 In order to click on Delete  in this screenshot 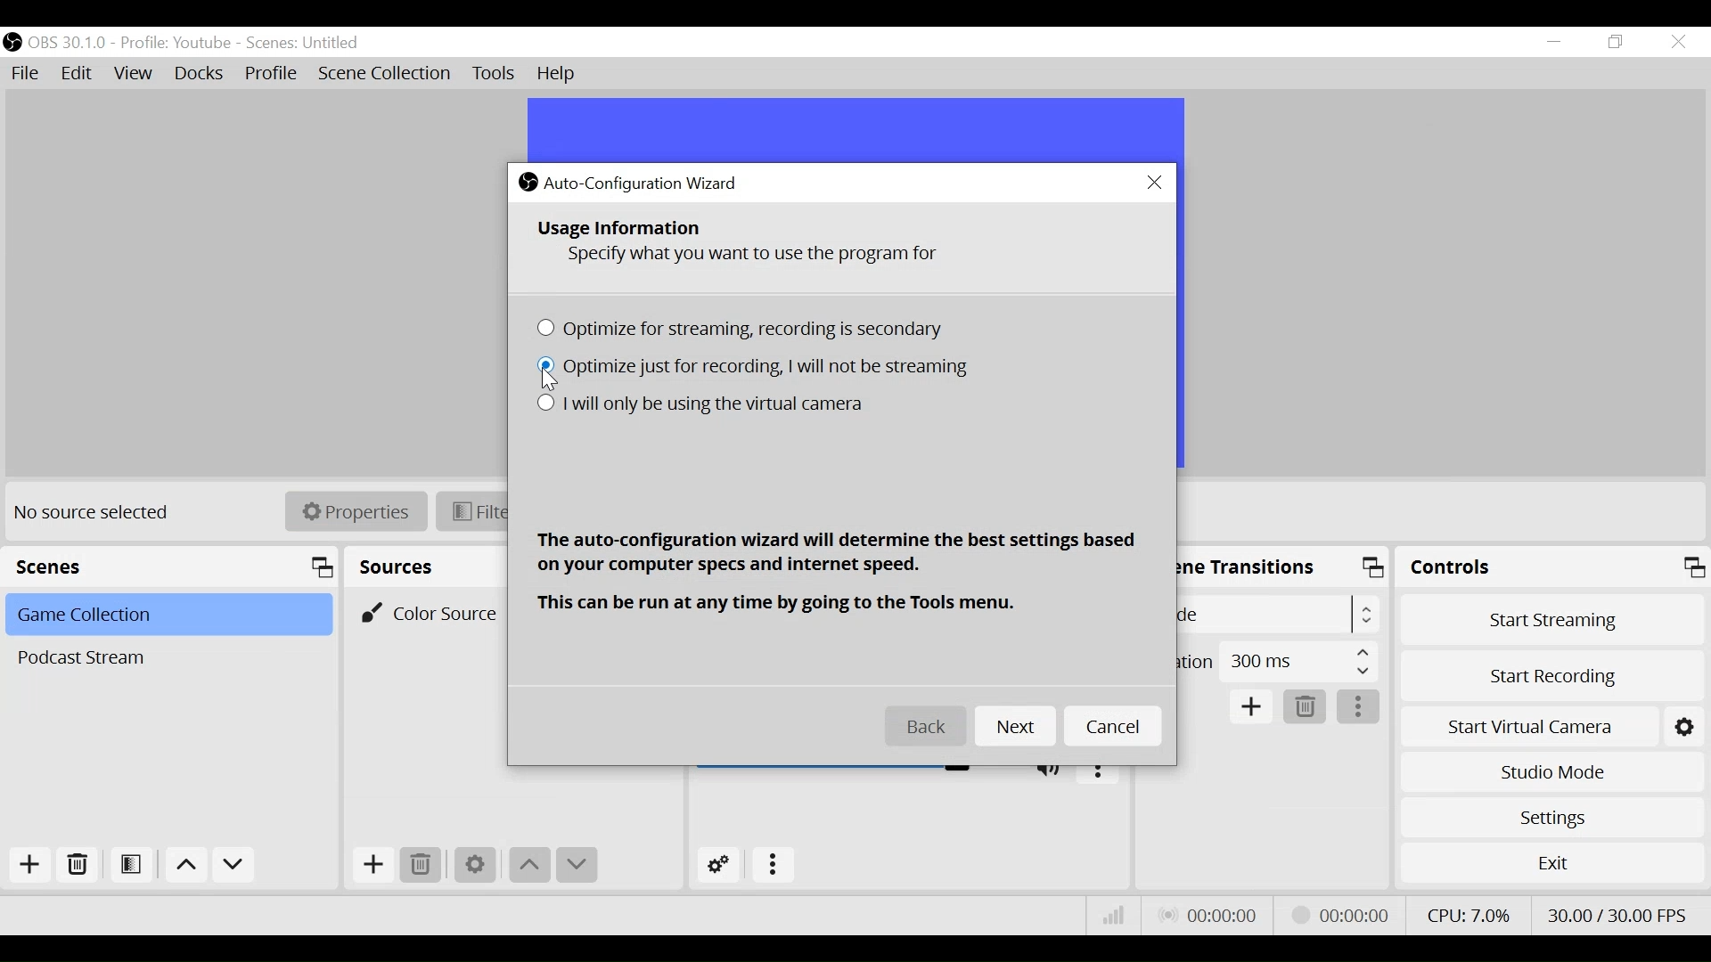, I will do `click(1306, 707)`.